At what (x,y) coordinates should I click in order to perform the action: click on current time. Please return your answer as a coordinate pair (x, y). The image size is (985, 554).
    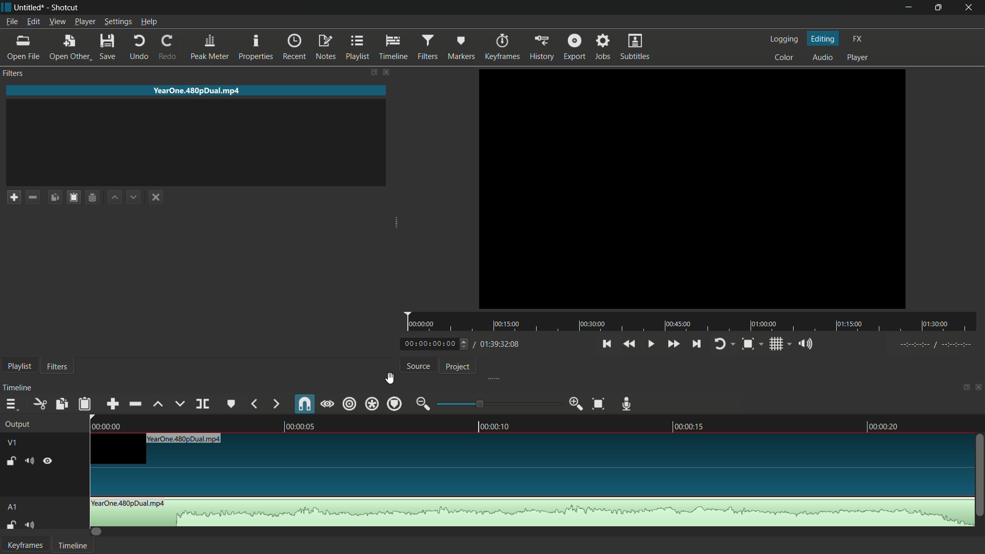
    Looking at the image, I should click on (429, 345).